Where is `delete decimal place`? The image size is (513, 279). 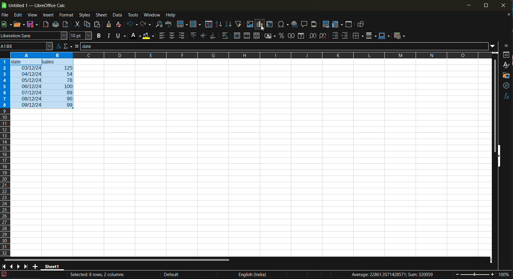
delete decimal place is located at coordinates (324, 37).